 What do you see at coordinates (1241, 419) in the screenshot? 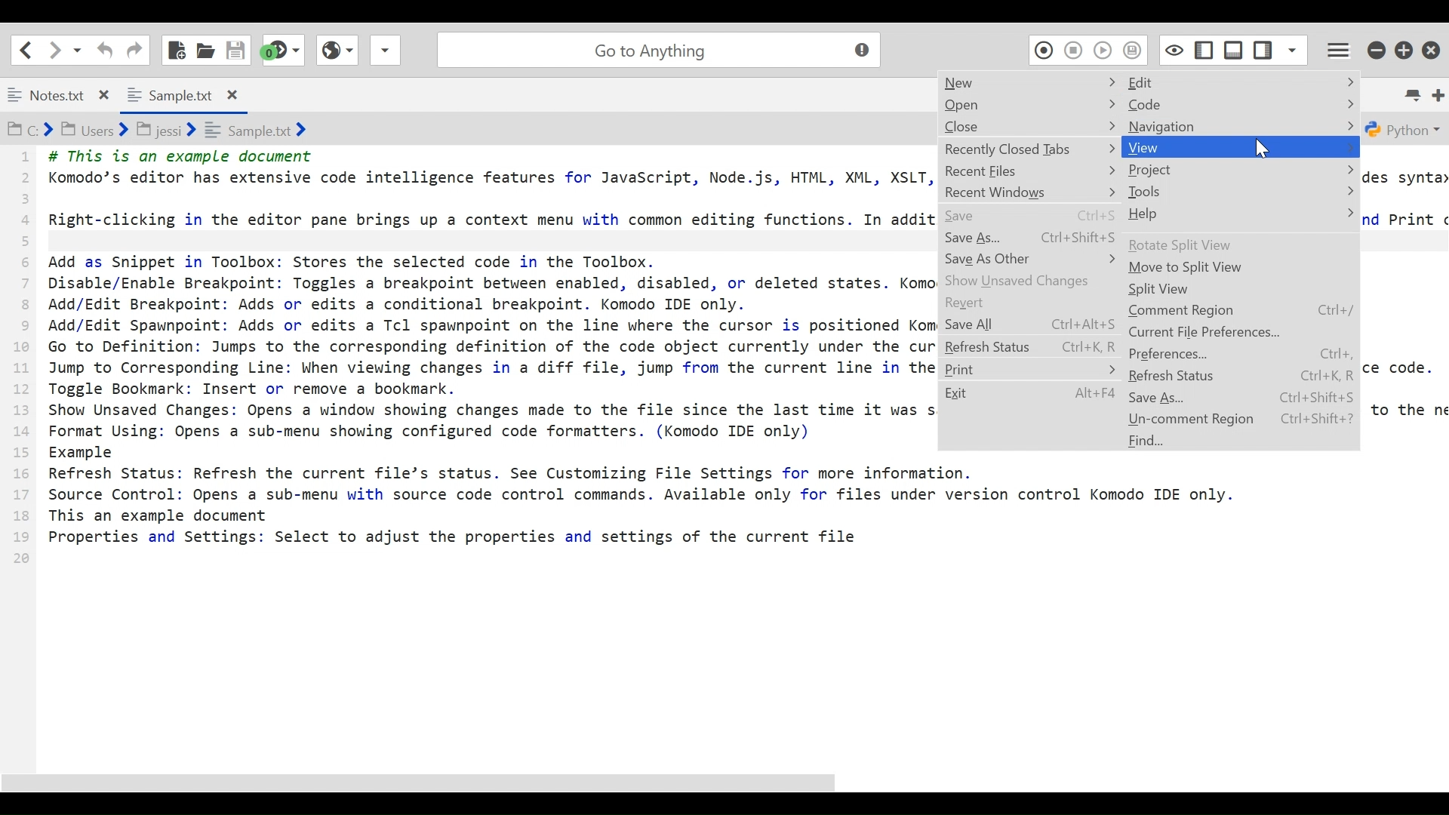
I see `Un-comment Region Ctrl+Shift+?` at bounding box center [1241, 419].